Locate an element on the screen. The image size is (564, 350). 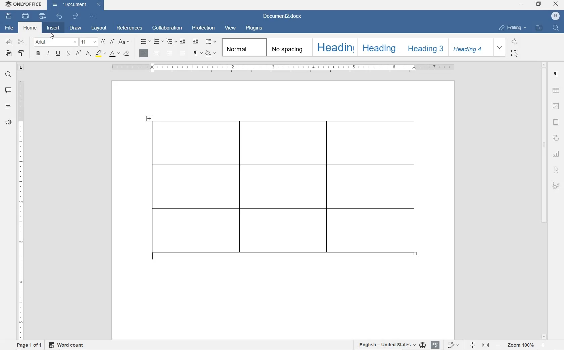
find is located at coordinates (9, 75).